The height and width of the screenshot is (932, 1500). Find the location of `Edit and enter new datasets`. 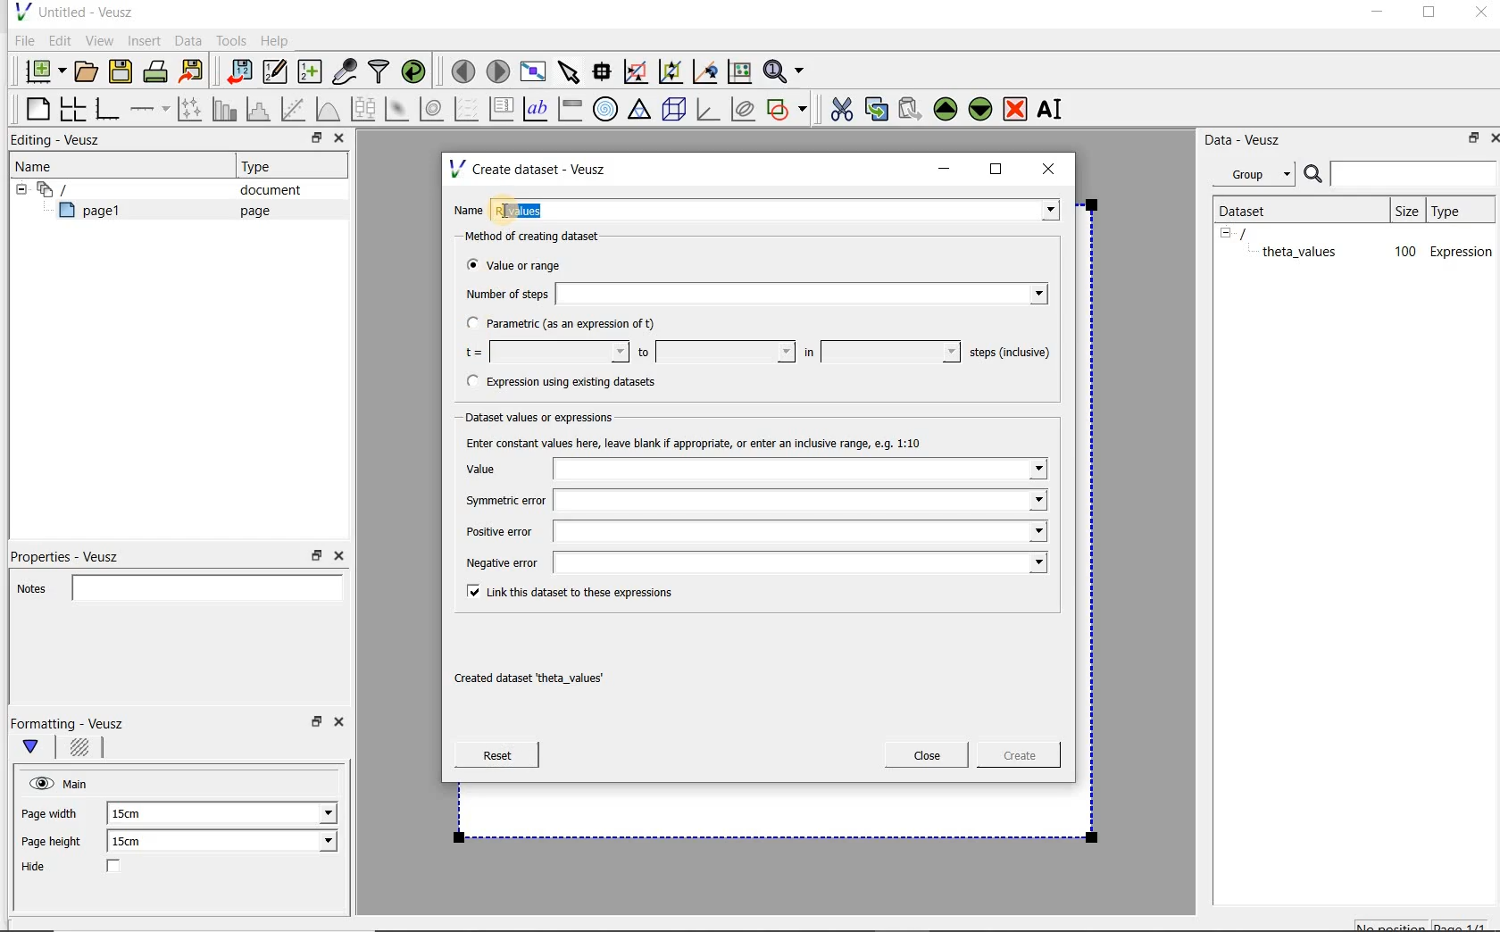

Edit and enter new datasets is located at coordinates (276, 72).